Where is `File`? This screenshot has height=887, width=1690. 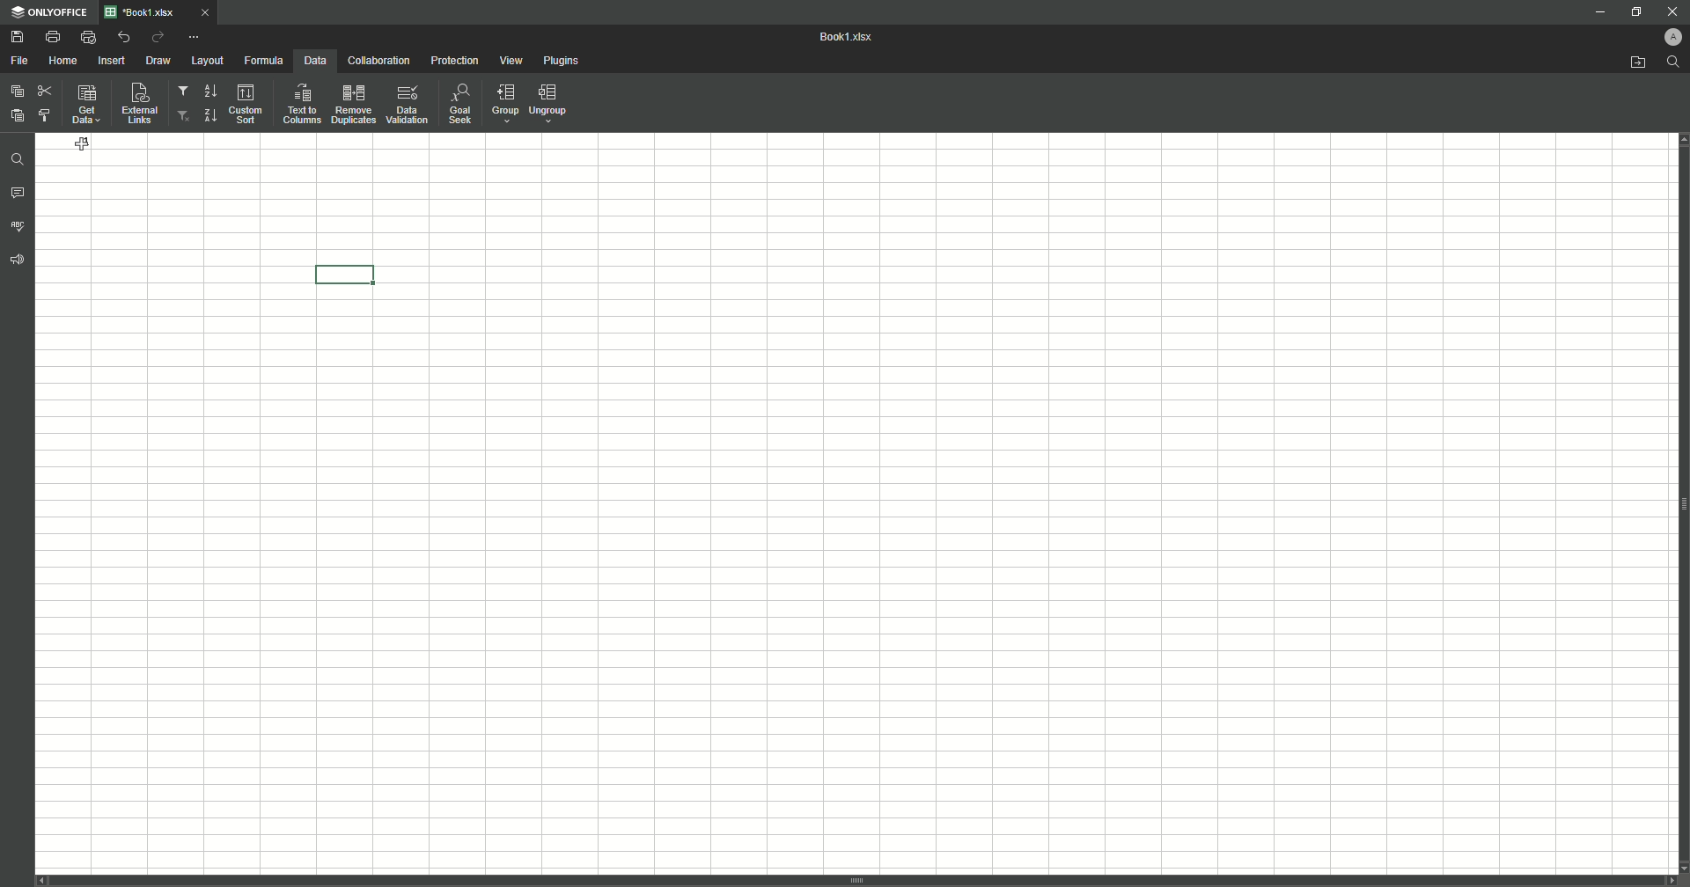
File is located at coordinates (20, 61).